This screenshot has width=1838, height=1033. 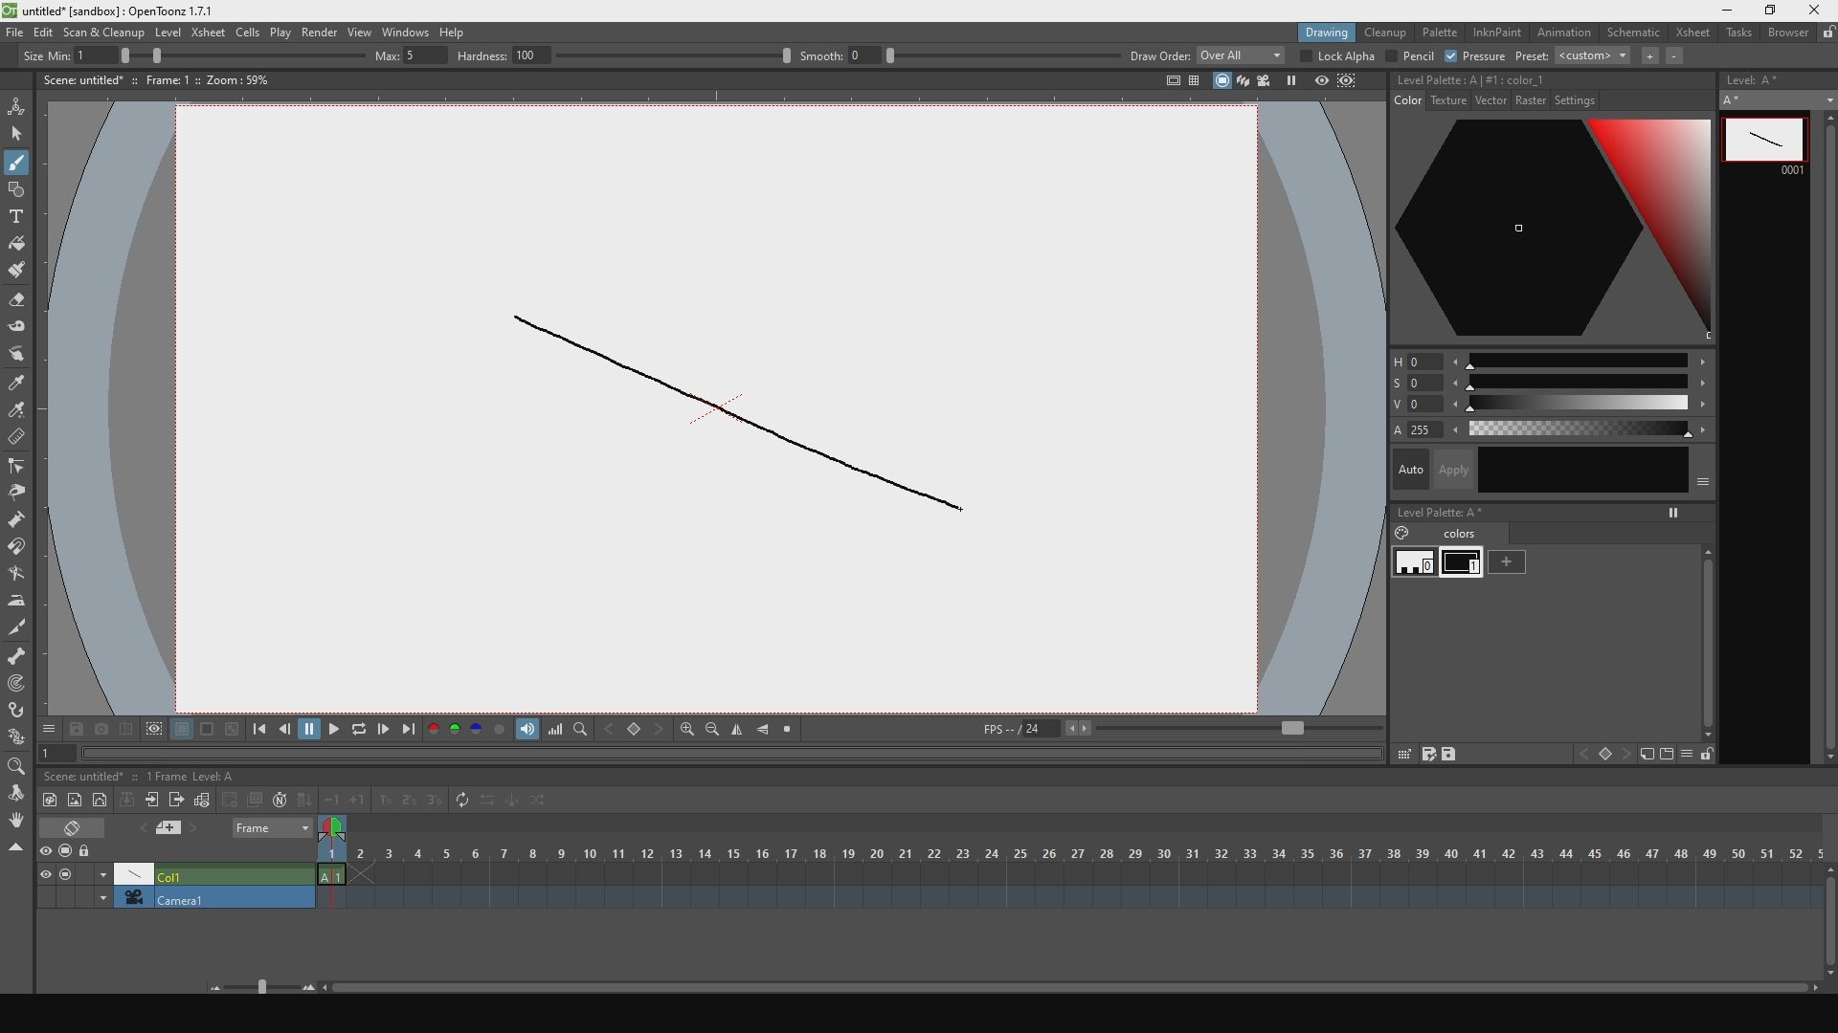 What do you see at coordinates (125, 11) in the screenshot?
I see `title` at bounding box center [125, 11].